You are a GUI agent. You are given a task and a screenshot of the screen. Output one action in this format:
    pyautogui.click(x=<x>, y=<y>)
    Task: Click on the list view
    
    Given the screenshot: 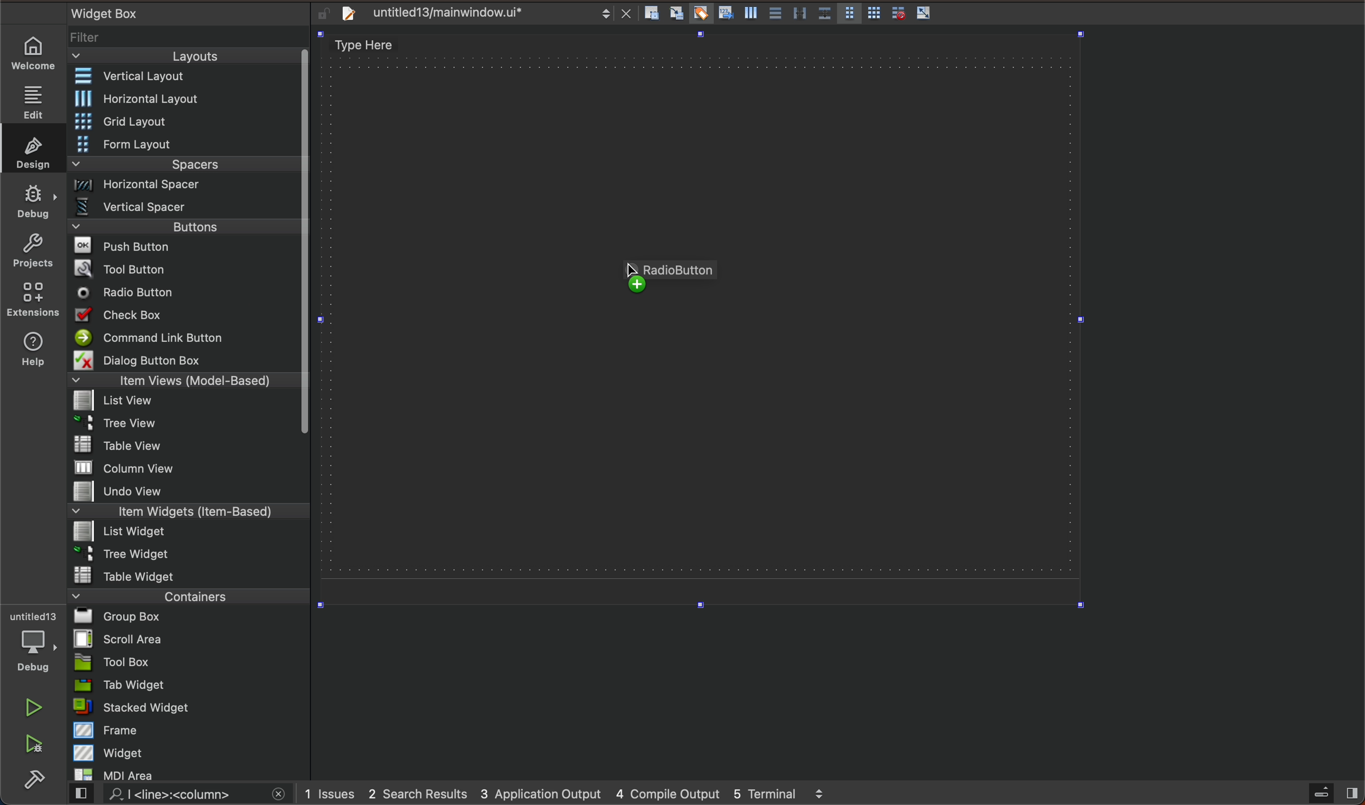 What is the action you would take?
    pyautogui.click(x=182, y=404)
    